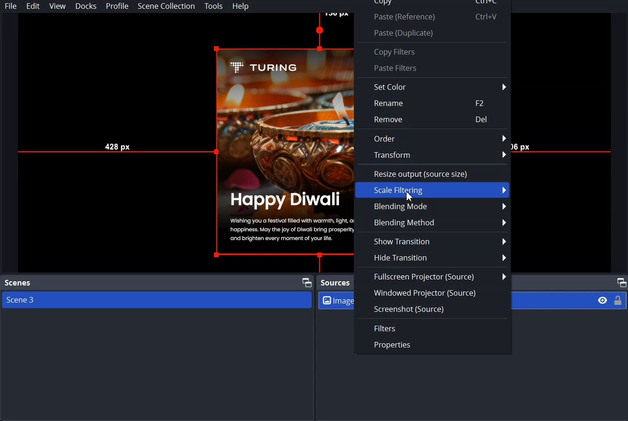 The height and width of the screenshot is (421, 628). Describe the element at coordinates (87, 6) in the screenshot. I see `Docks` at that location.